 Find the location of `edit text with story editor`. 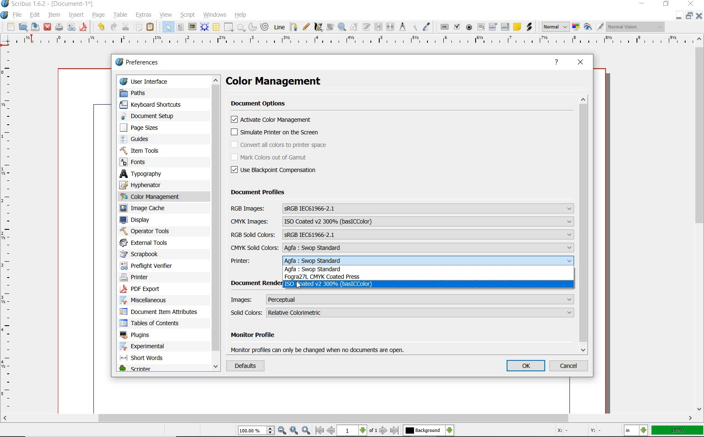

edit text with story editor is located at coordinates (367, 27).